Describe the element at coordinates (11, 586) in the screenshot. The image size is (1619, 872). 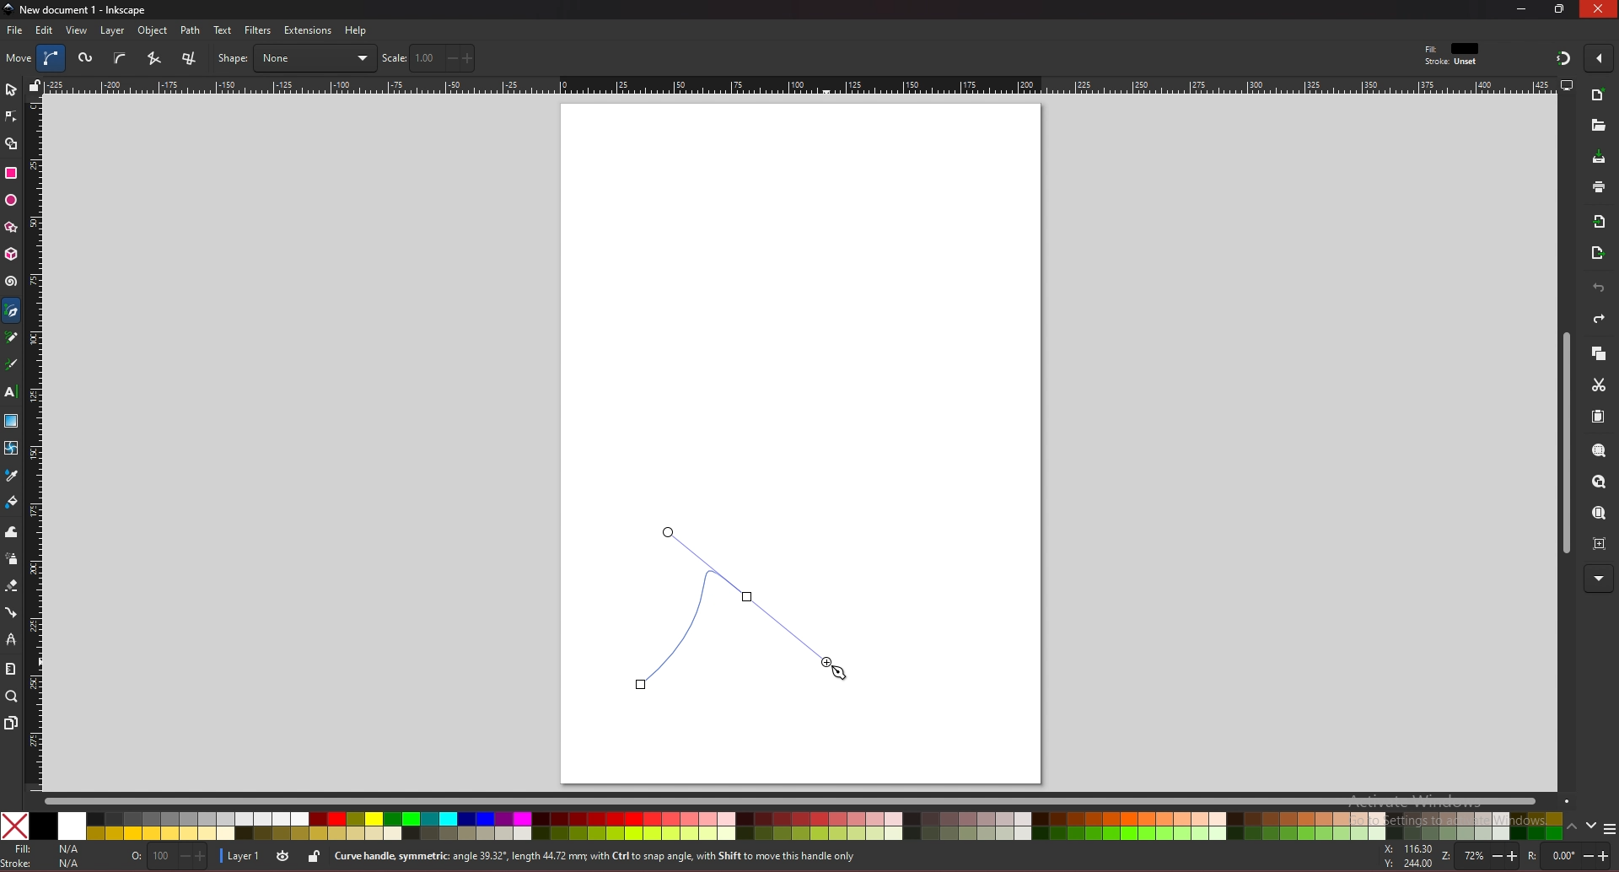
I see `eraser` at that location.